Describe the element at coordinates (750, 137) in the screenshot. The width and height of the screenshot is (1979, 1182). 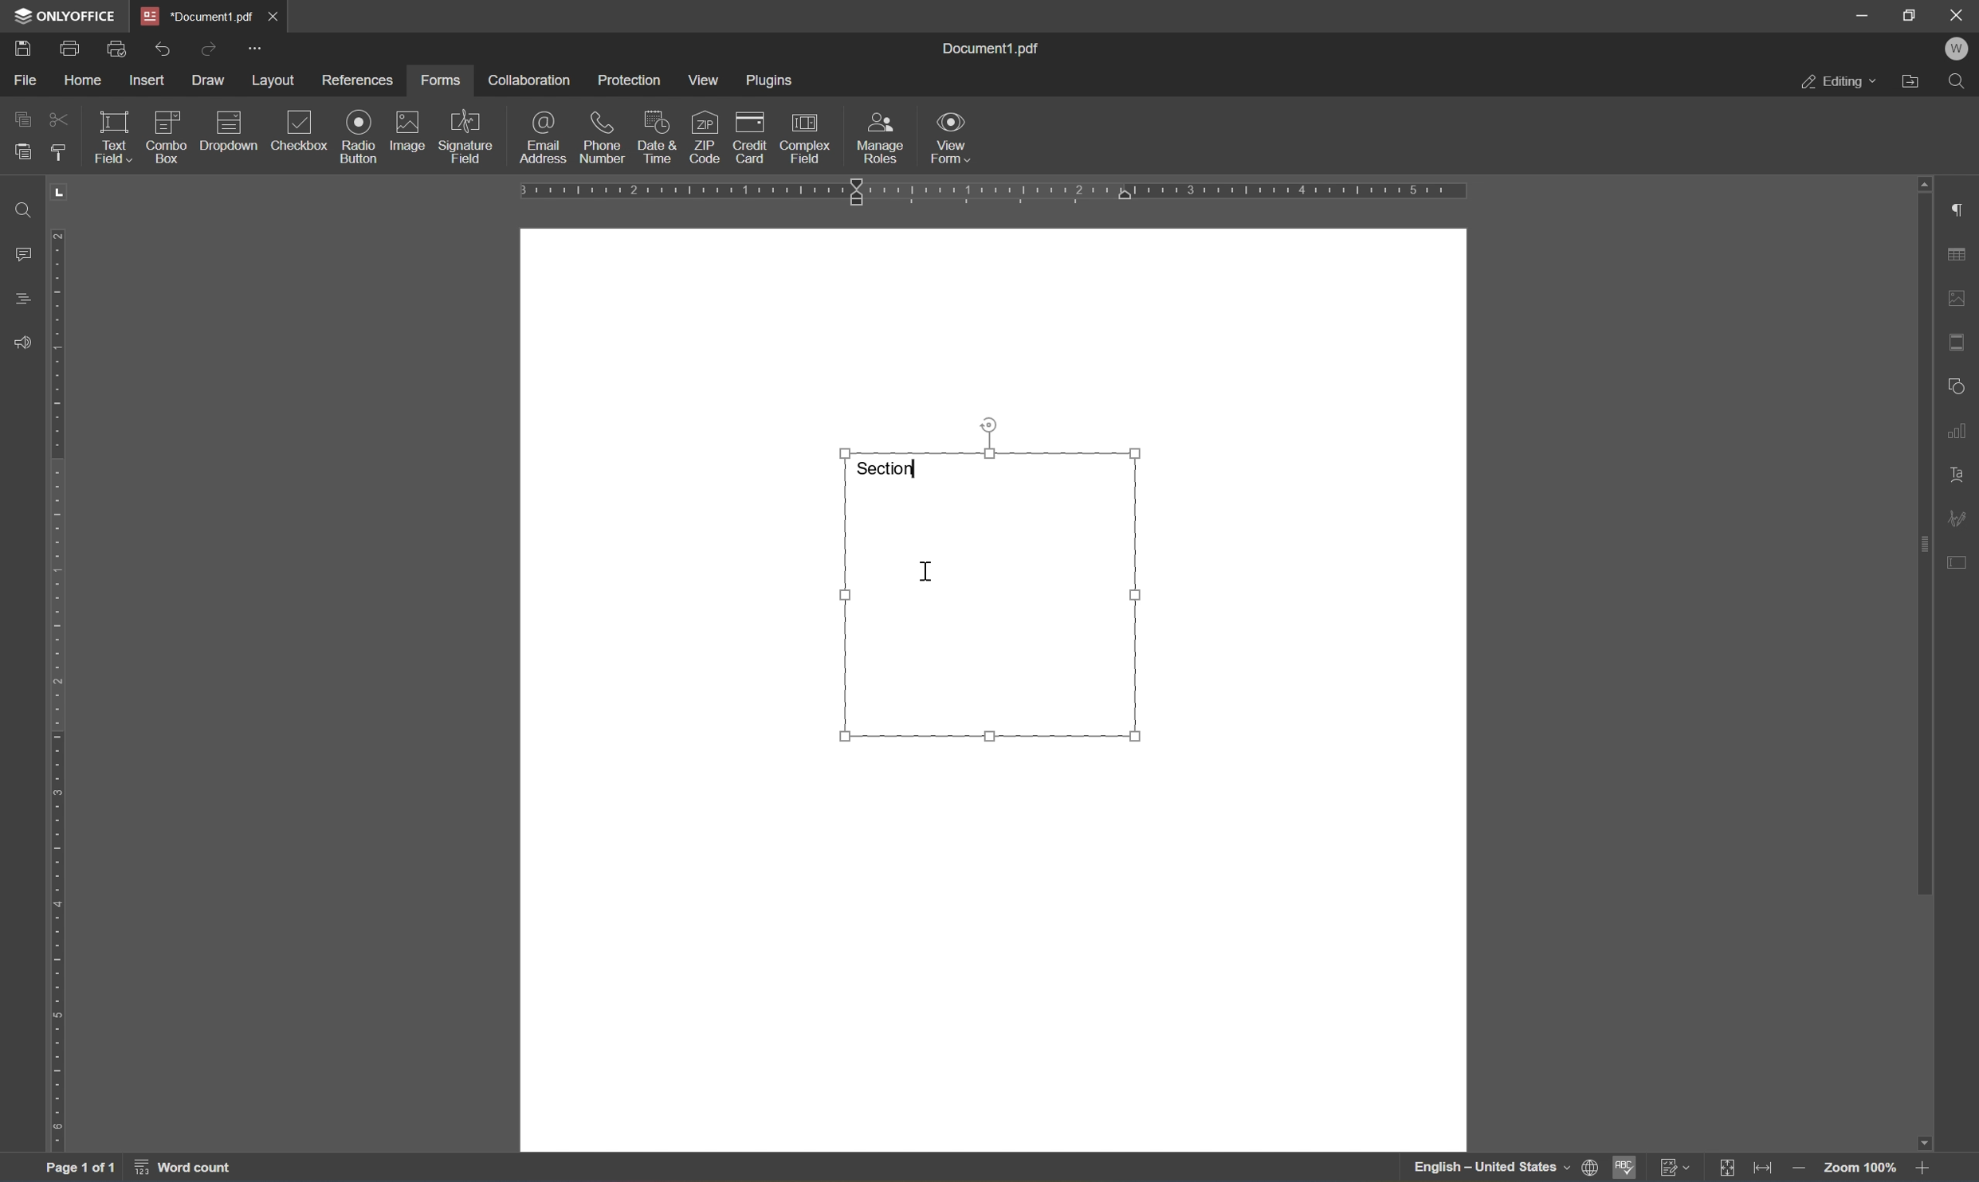
I see `credit card` at that location.